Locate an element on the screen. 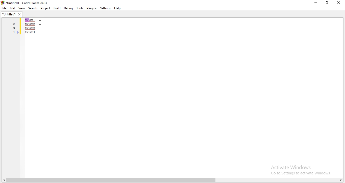 This screenshot has height=183, width=345. Cursor is located at coordinates (41, 22).